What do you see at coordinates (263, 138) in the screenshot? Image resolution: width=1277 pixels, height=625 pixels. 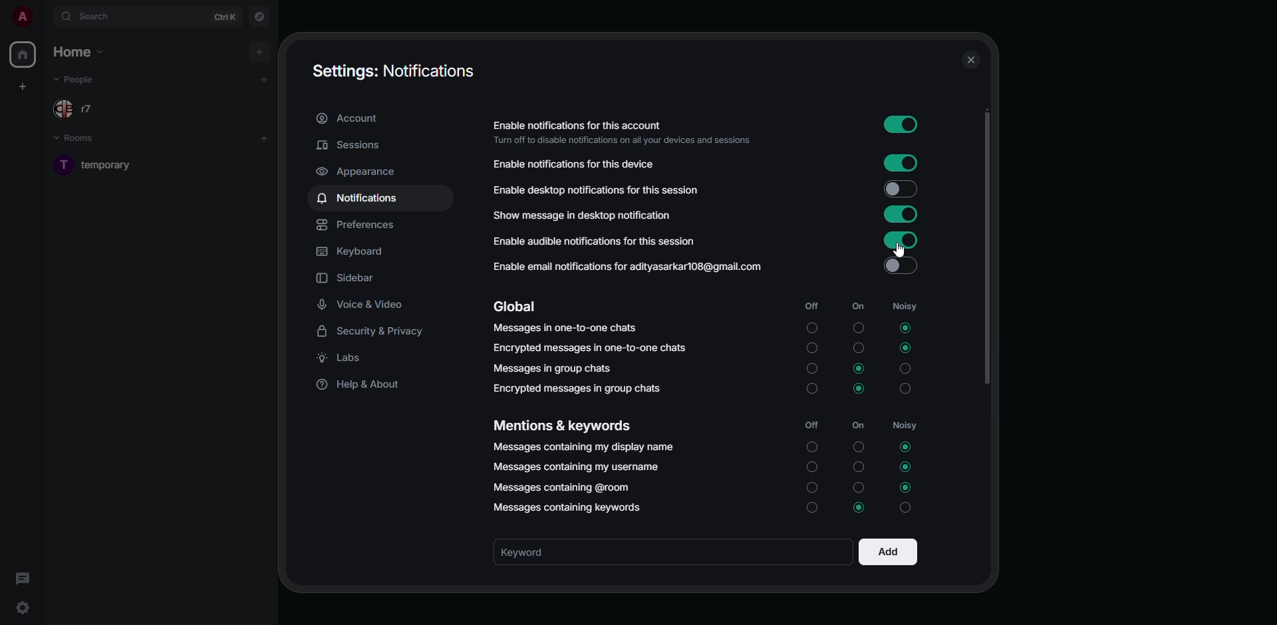 I see `add` at bounding box center [263, 138].